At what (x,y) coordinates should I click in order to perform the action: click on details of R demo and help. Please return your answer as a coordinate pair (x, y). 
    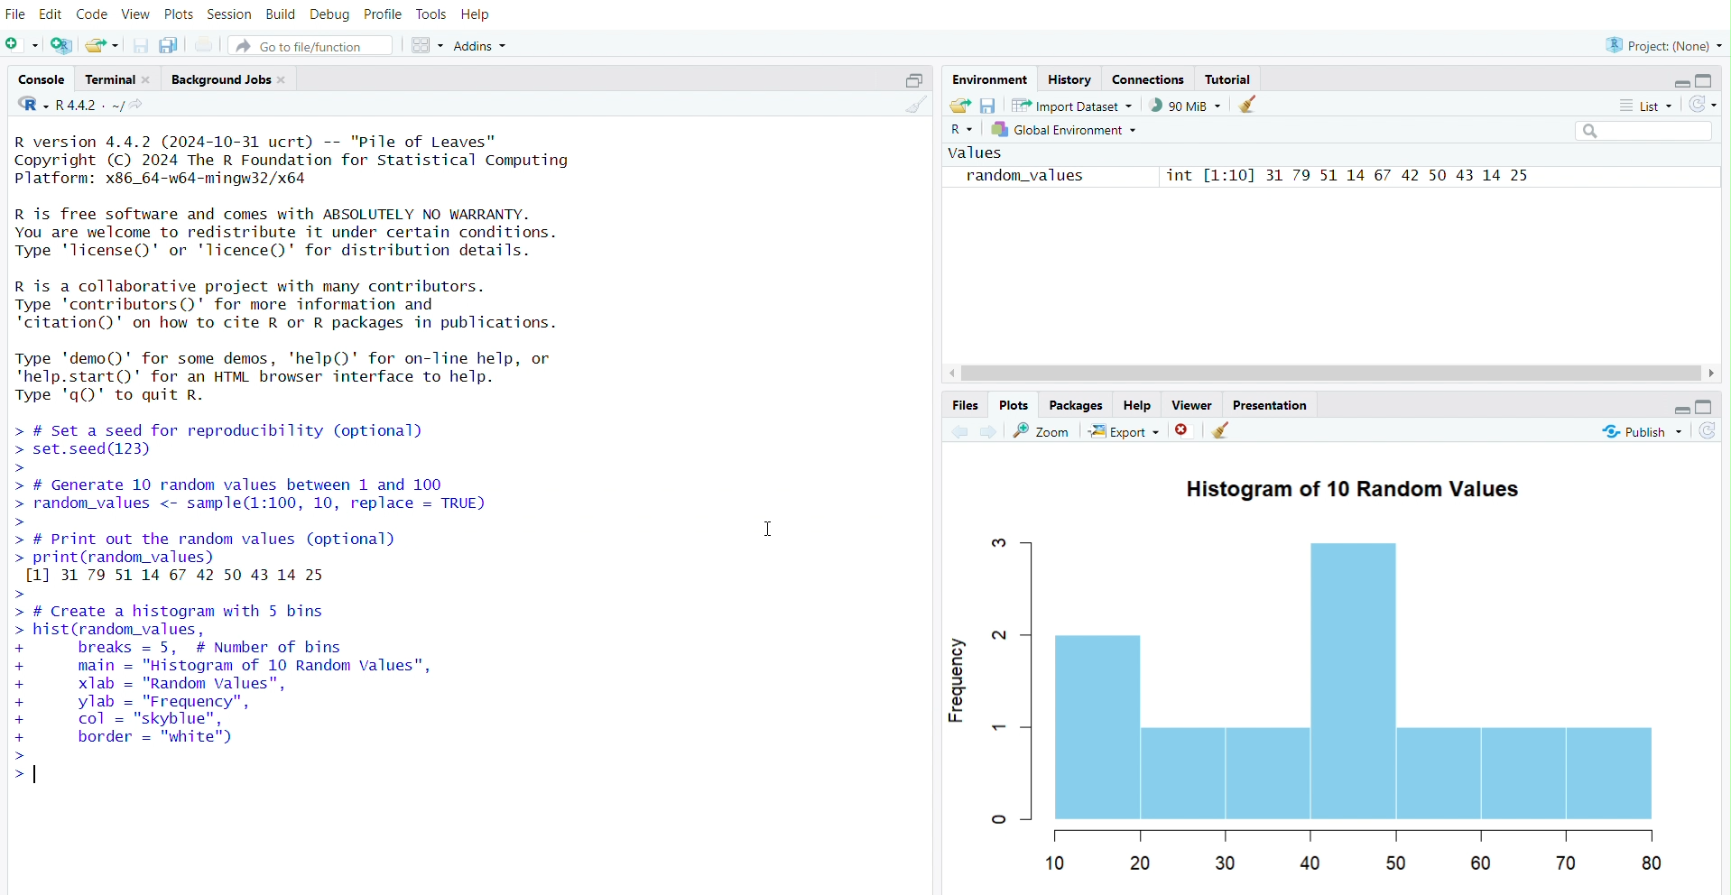
    Looking at the image, I should click on (323, 377).